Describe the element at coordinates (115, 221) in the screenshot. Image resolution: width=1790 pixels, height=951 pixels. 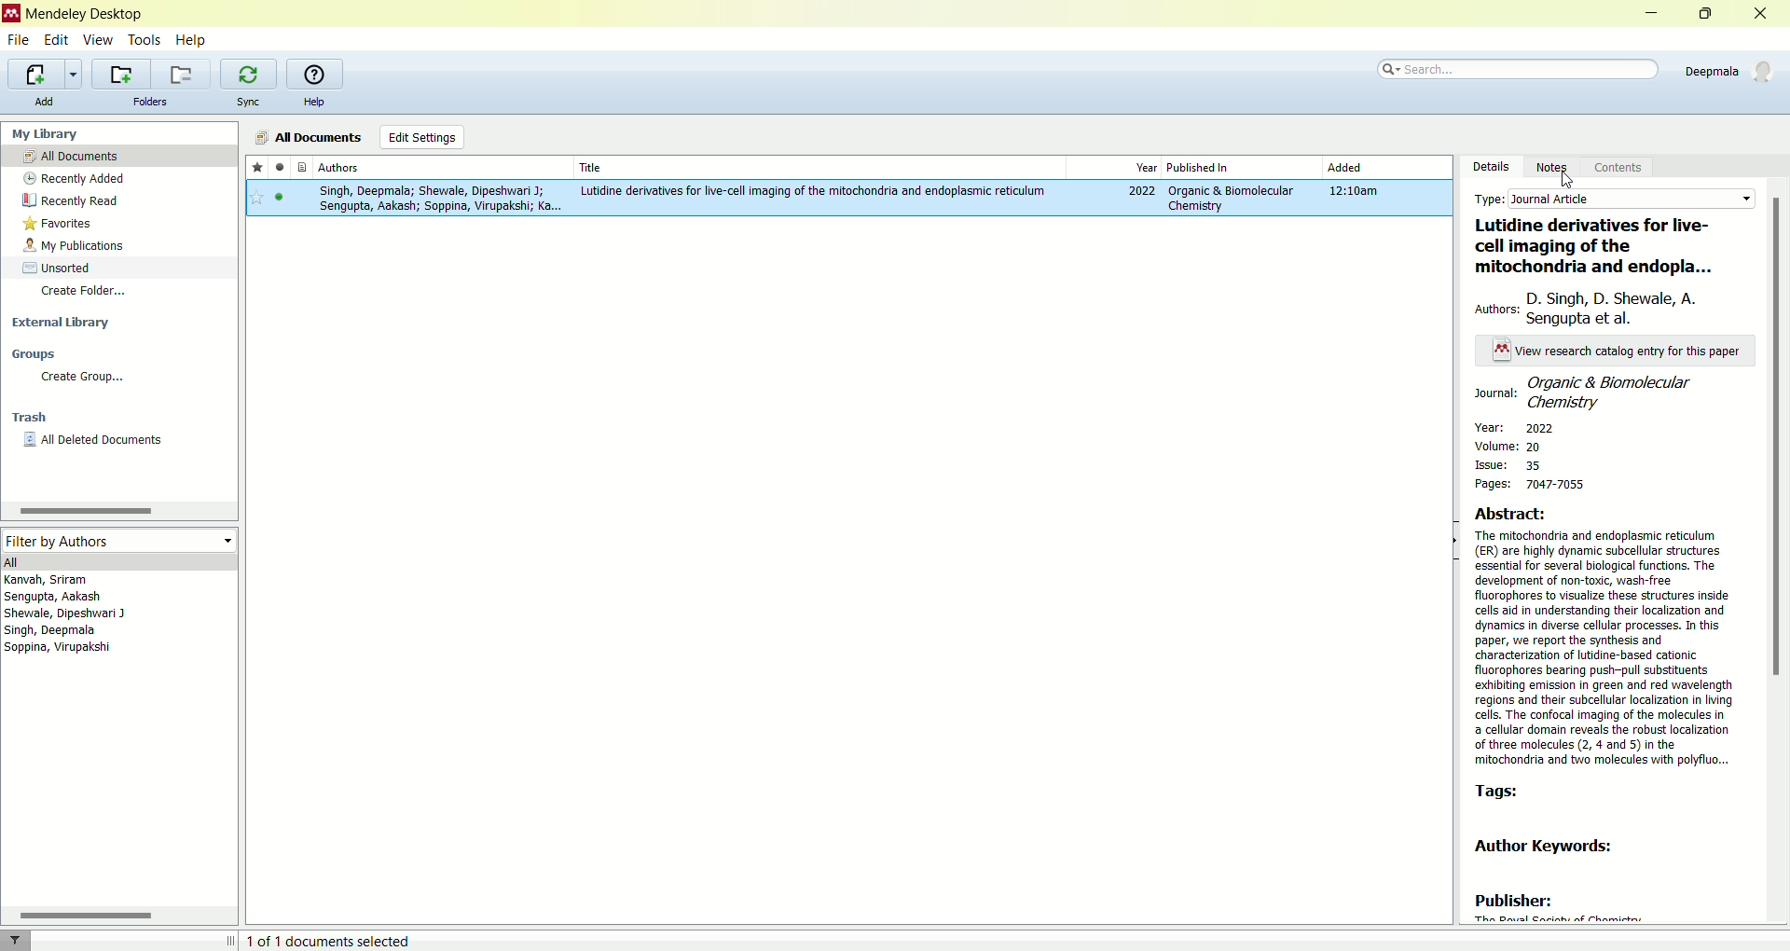
I see `favorites` at that location.